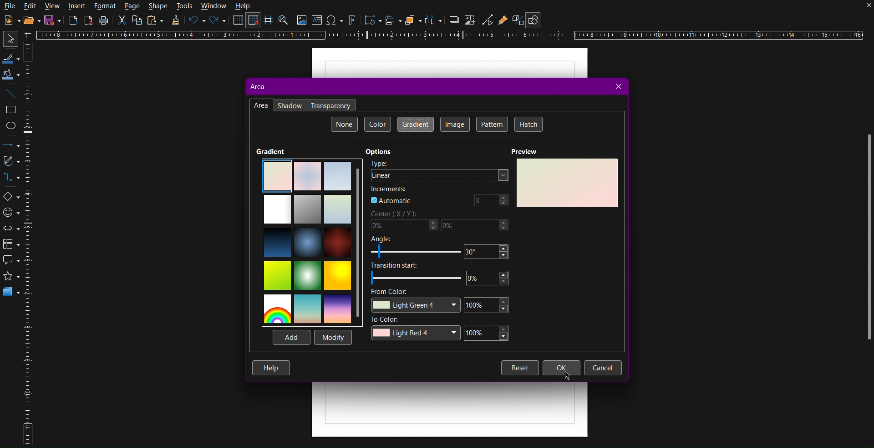  I want to click on Lines and Arrows, so click(11, 145).